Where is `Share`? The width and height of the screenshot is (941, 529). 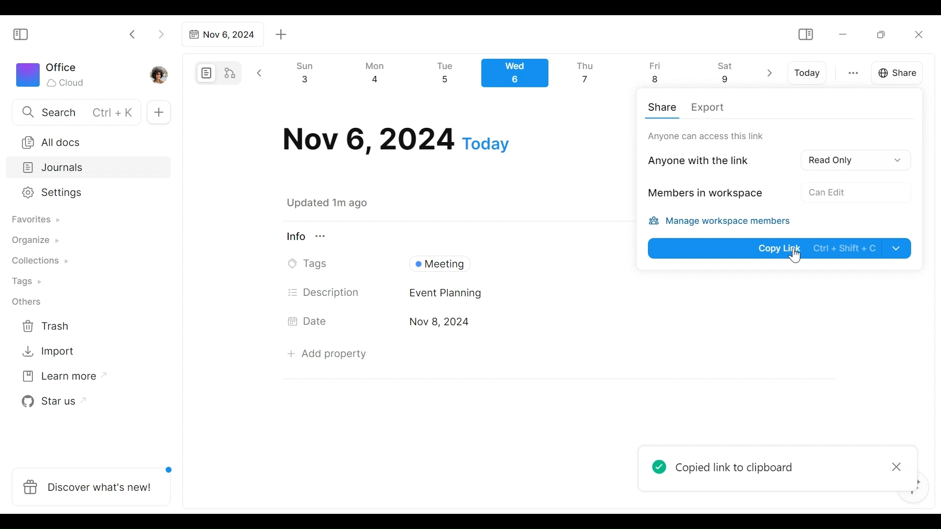 Share is located at coordinates (664, 107).